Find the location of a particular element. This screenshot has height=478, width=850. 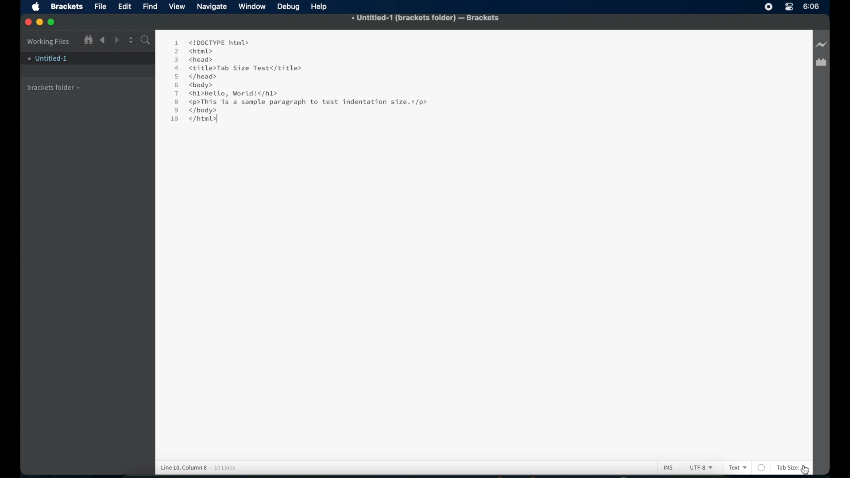

9 </body> is located at coordinates (202, 110).